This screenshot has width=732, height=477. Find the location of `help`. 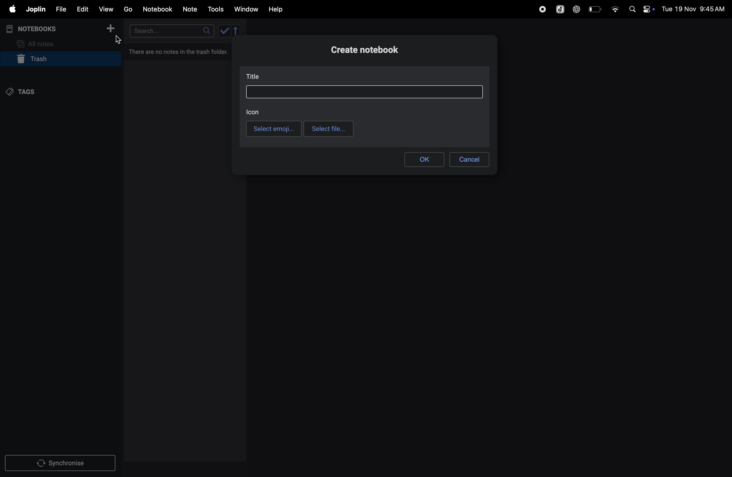

help is located at coordinates (276, 9).